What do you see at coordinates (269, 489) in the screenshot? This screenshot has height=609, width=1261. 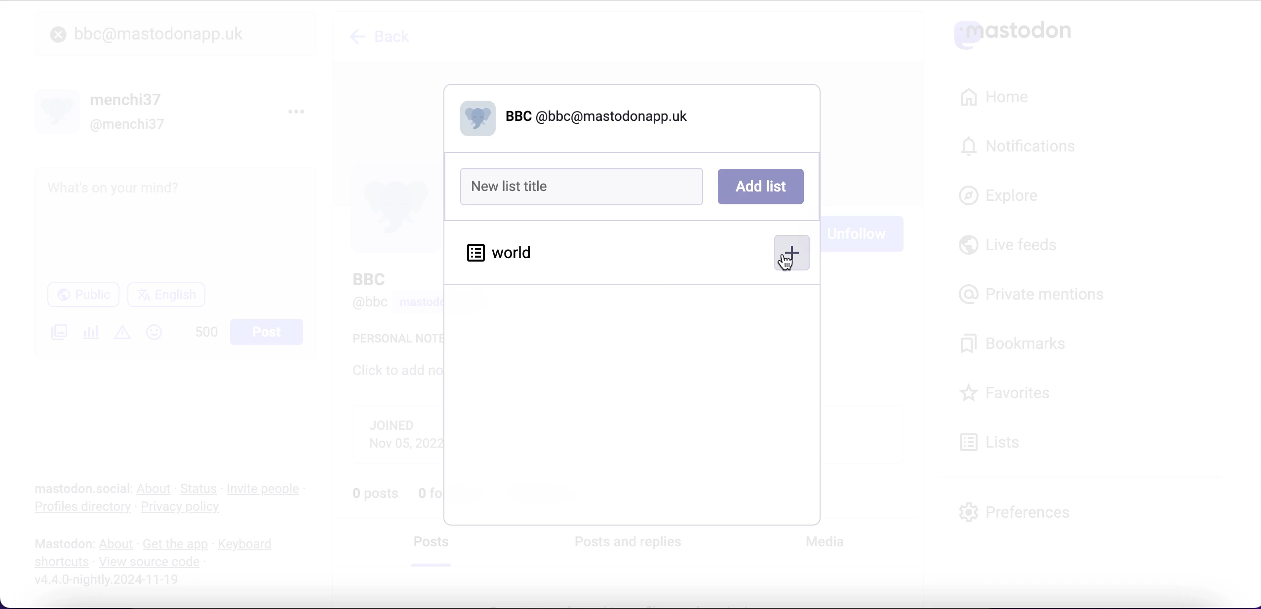 I see `invite people` at bounding box center [269, 489].